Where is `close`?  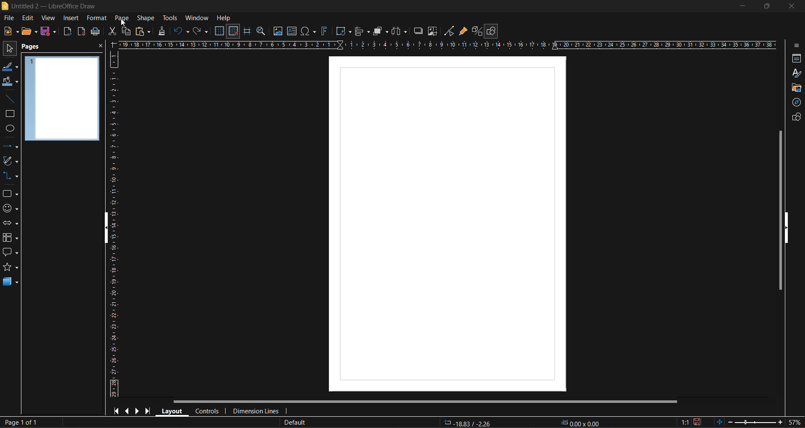 close is located at coordinates (792, 7).